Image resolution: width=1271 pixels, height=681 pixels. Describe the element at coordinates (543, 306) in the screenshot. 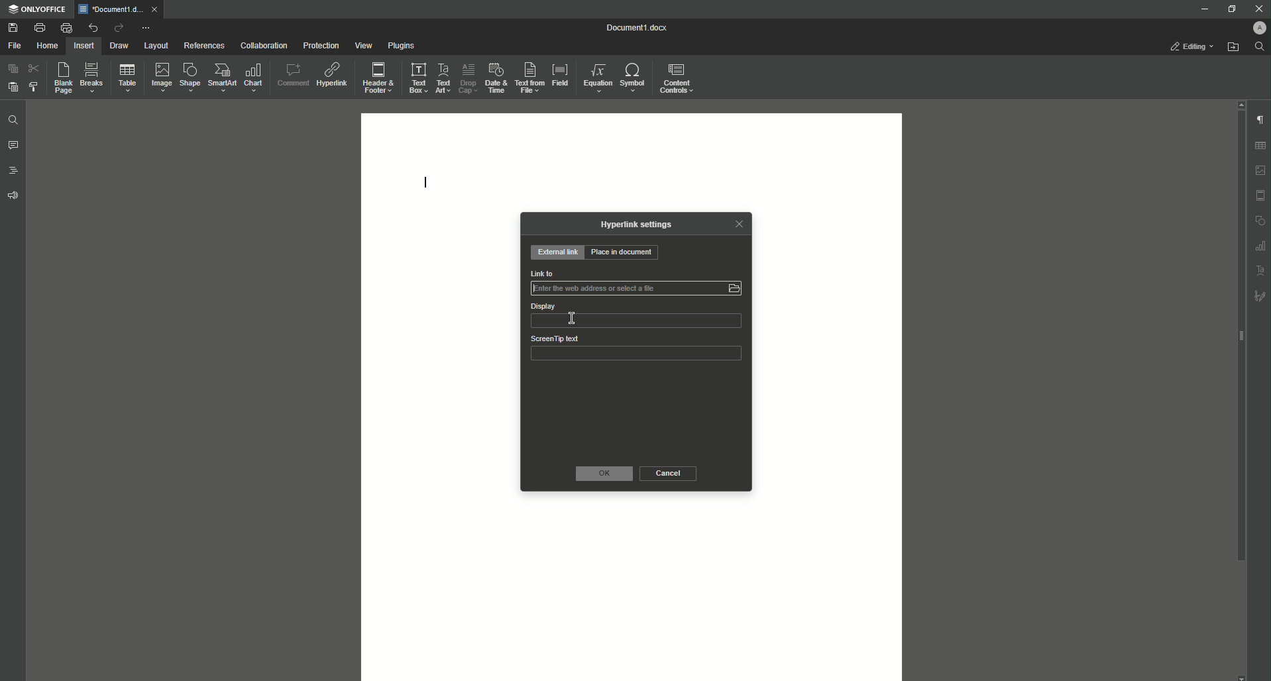

I see `Display` at that location.